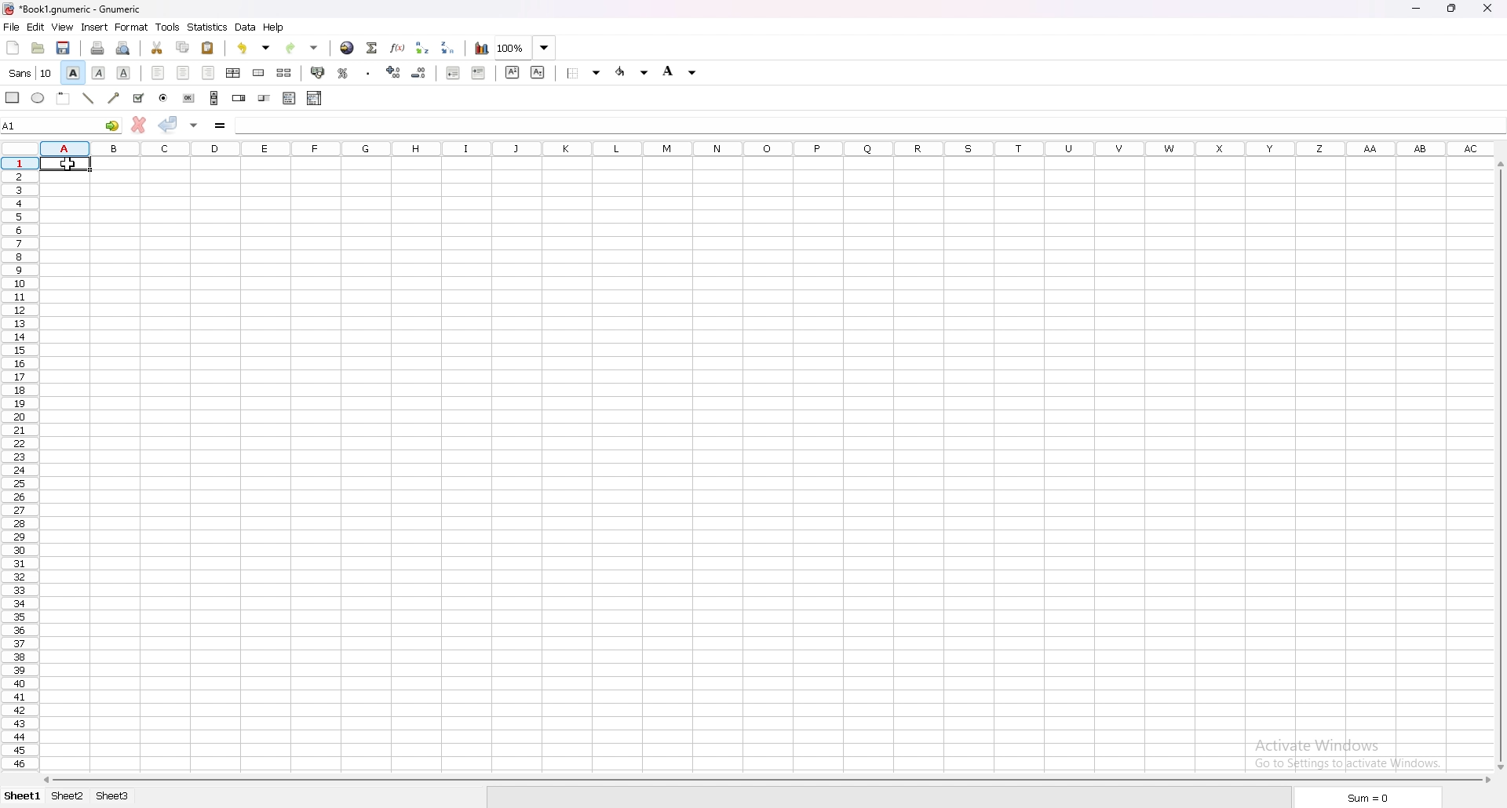 The height and width of the screenshot is (808, 1507). Describe the element at coordinates (209, 27) in the screenshot. I see `statistics` at that location.